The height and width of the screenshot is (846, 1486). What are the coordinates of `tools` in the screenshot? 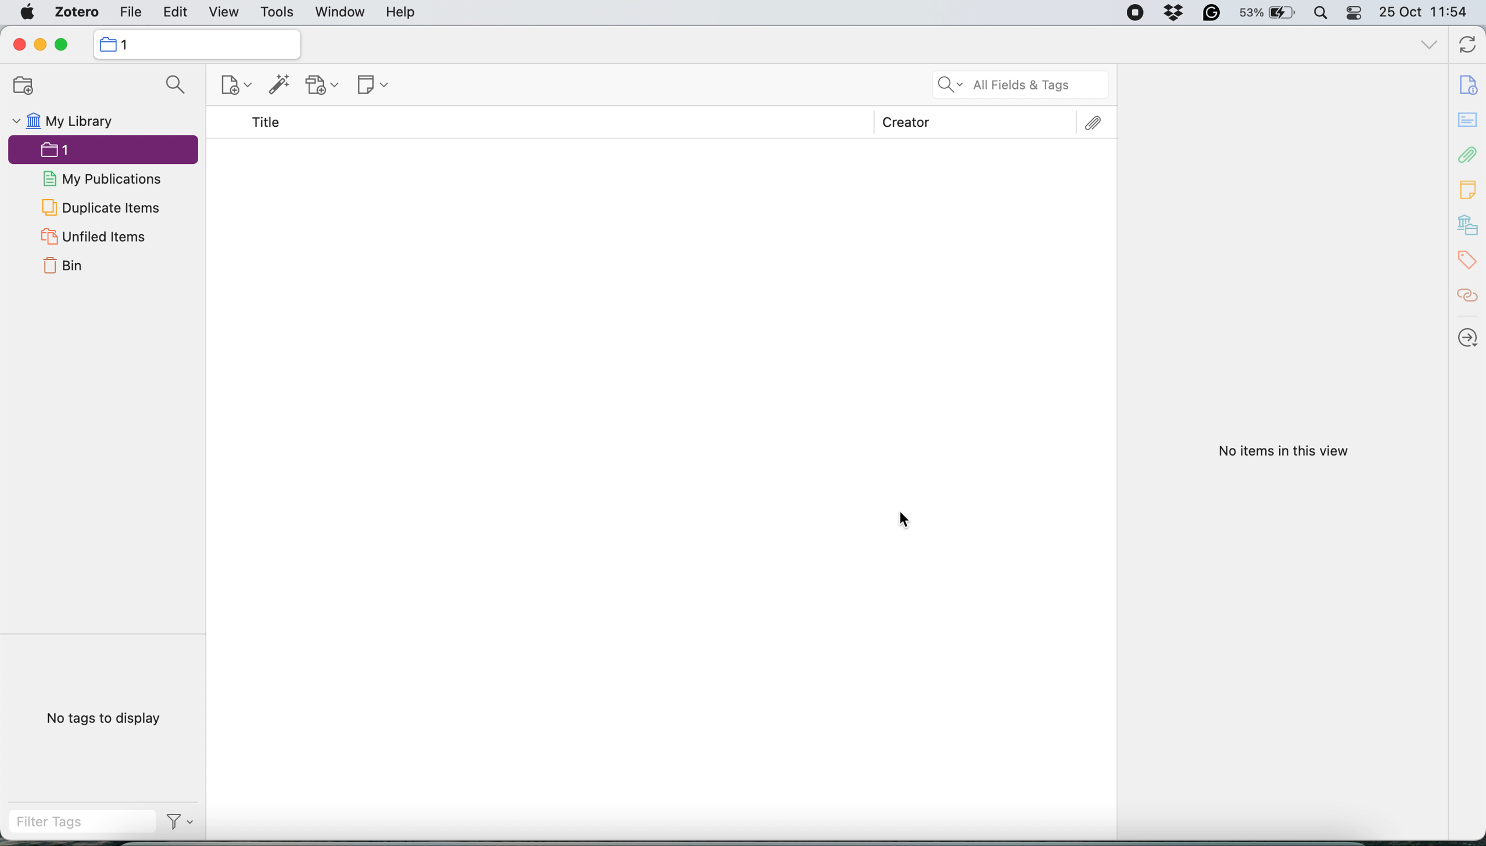 It's located at (274, 12).